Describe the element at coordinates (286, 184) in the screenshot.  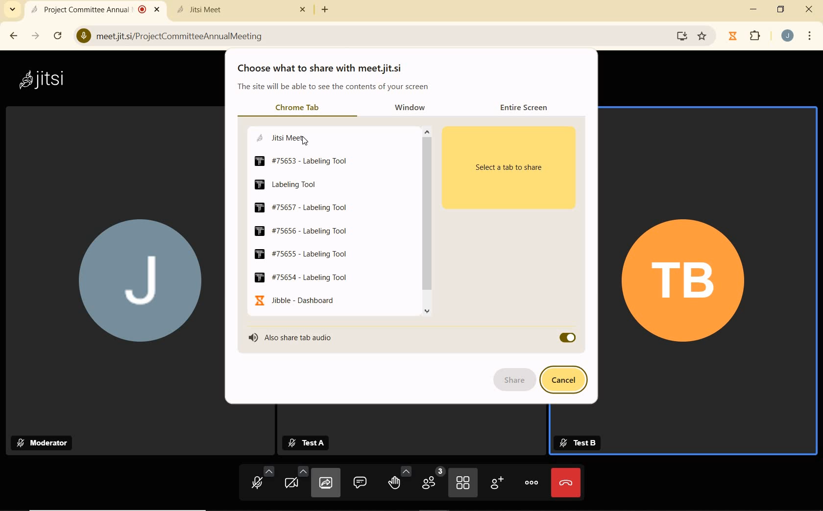
I see `Labeling Tool` at that location.